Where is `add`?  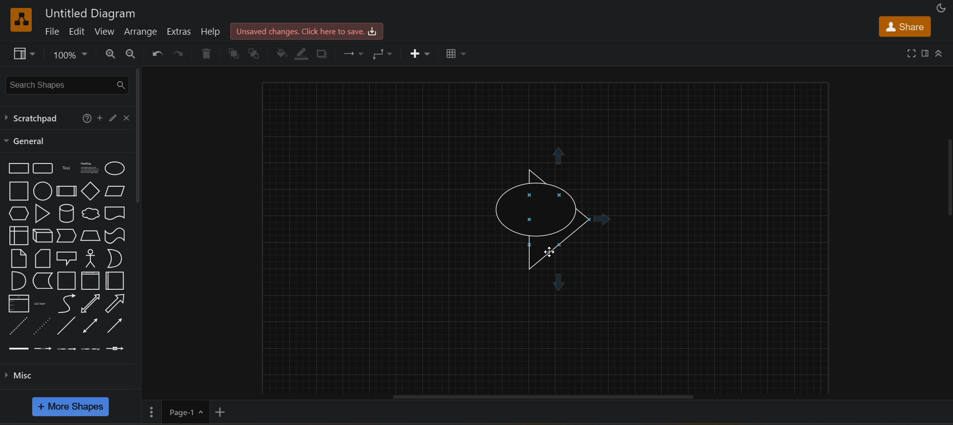 add is located at coordinates (101, 117).